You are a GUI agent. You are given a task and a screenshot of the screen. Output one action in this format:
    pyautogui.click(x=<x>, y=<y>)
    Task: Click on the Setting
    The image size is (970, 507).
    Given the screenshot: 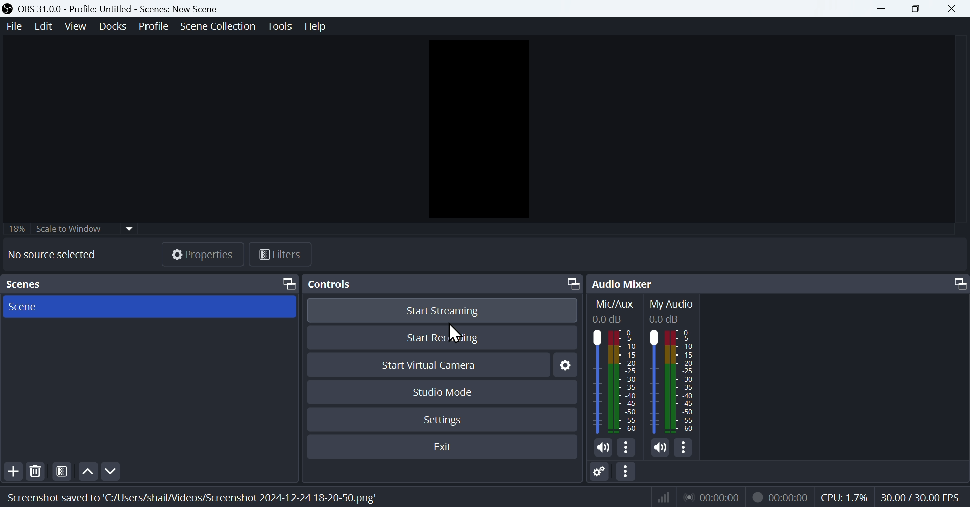 What is the action you would take?
    pyautogui.click(x=600, y=473)
    